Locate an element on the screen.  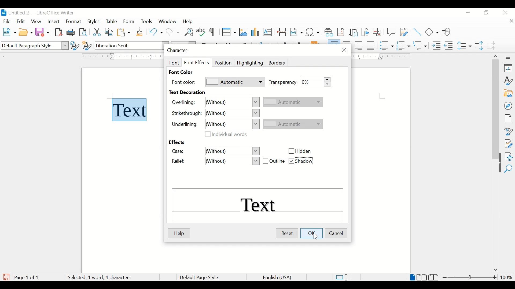
strrikethrough is located at coordinates (187, 113).